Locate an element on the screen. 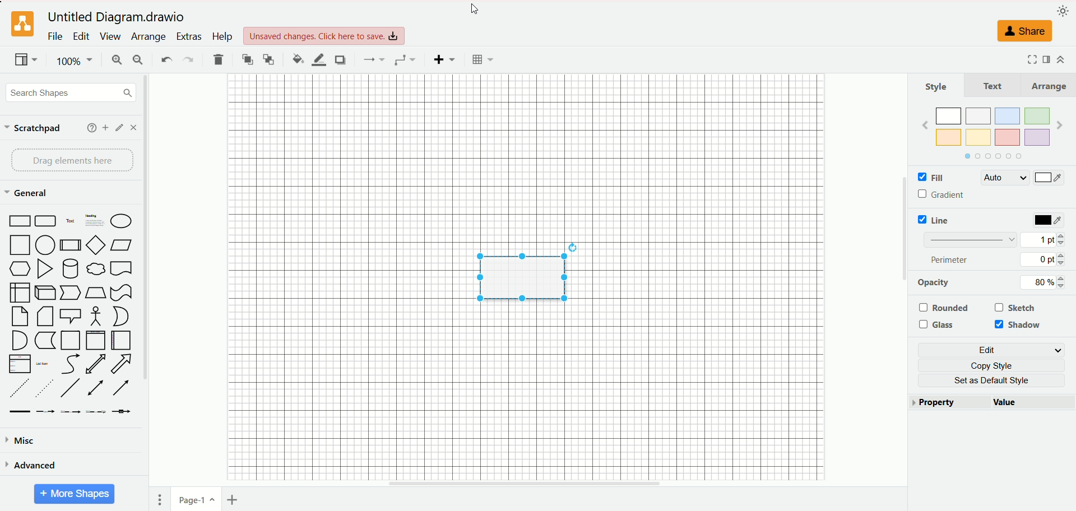 This screenshot has width=1076, height=511. property is located at coordinates (950, 403).